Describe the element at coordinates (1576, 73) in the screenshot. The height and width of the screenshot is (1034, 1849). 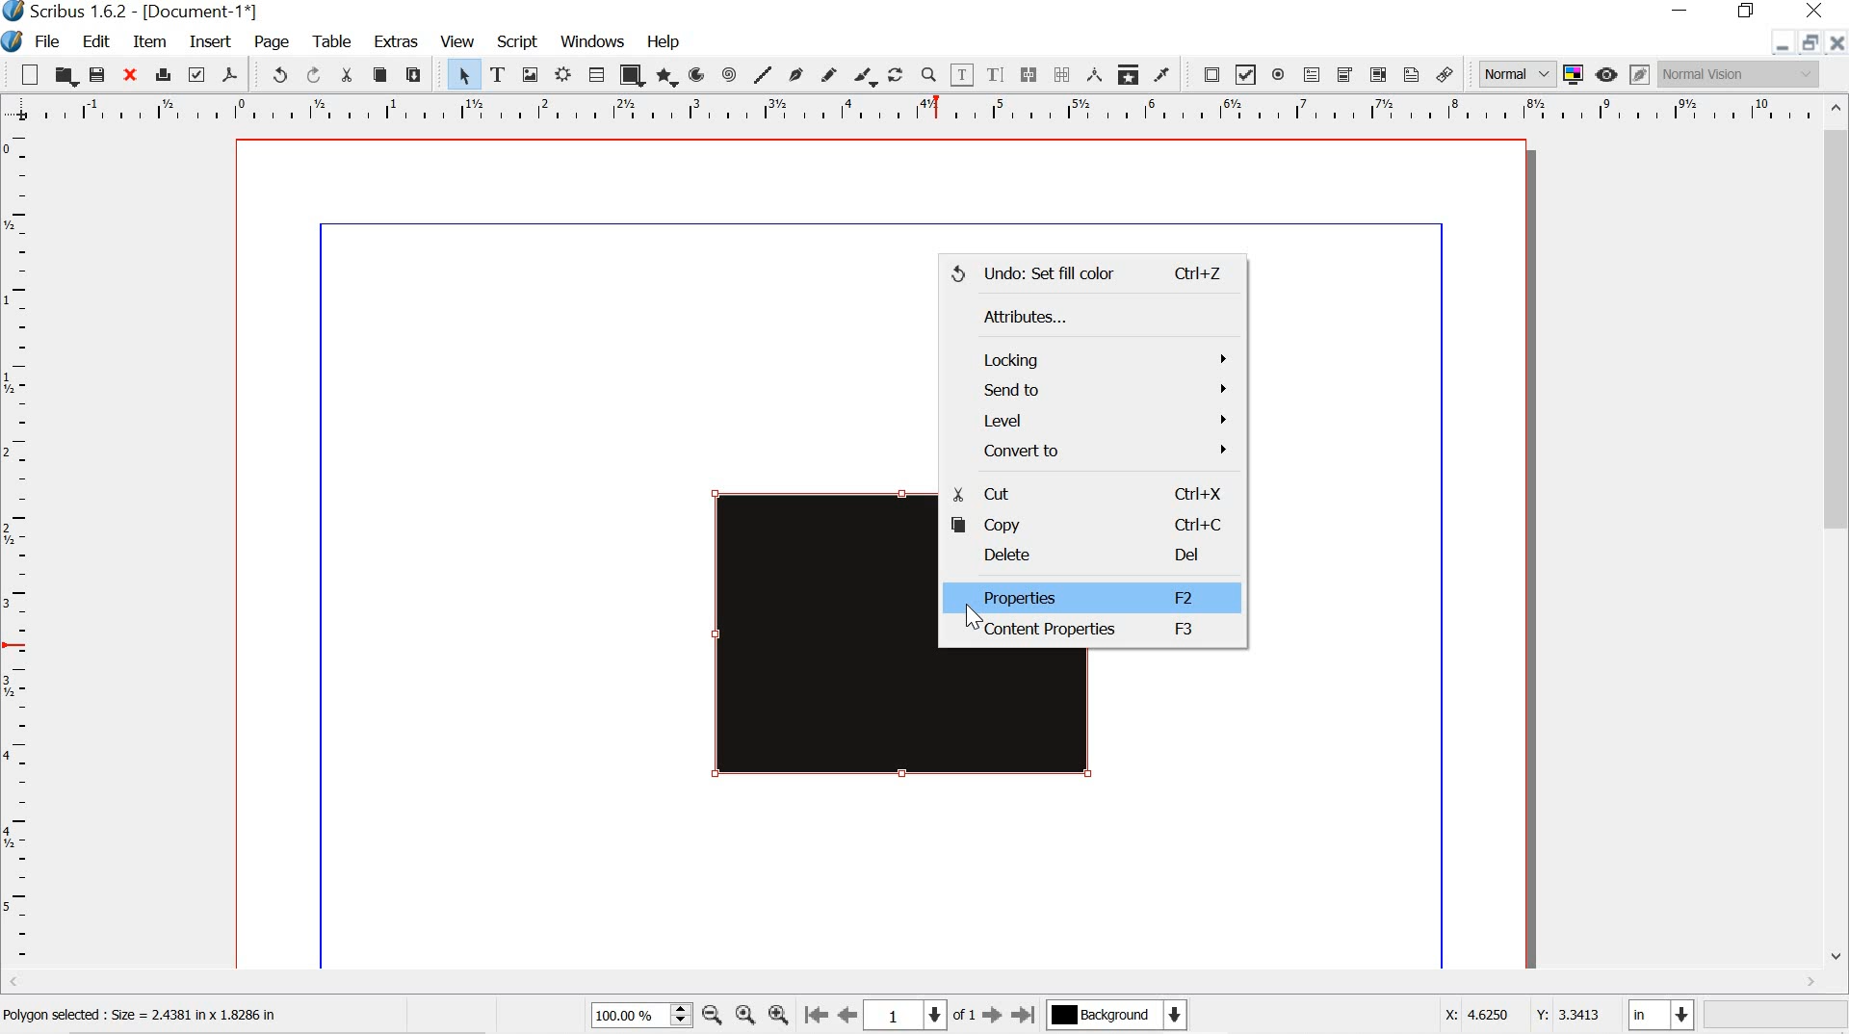
I see `toggle color management system` at that location.